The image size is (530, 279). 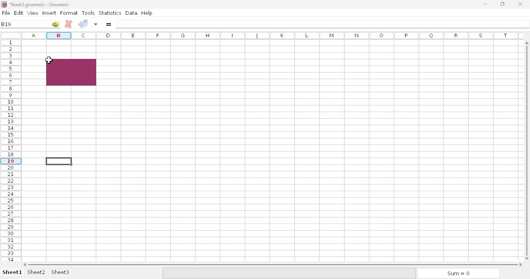 What do you see at coordinates (457, 274) in the screenshot?
I see `sum = 0` at bounding box center [457, 274].